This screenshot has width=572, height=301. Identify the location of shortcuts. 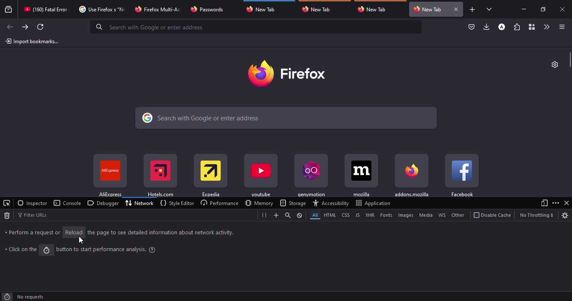
(311, 176).